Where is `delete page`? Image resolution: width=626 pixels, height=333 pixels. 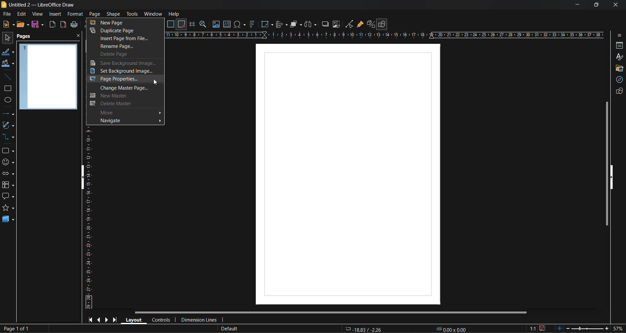
delete page is located at coordinates (115, 55).